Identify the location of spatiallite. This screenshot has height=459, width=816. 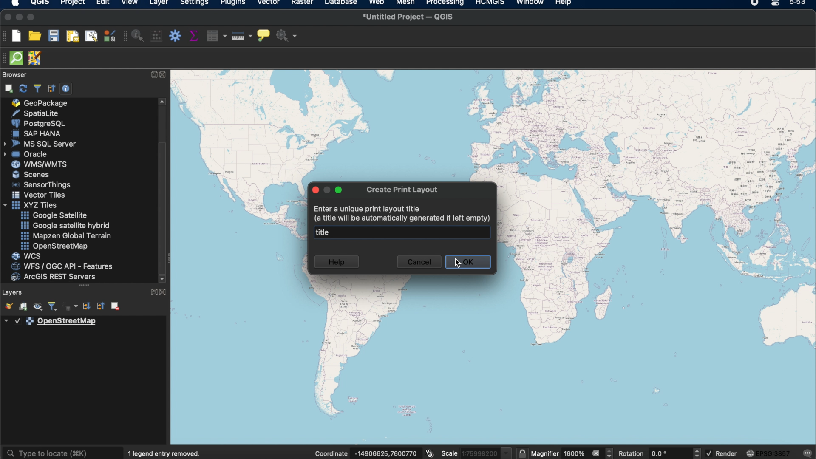
(38, 113).